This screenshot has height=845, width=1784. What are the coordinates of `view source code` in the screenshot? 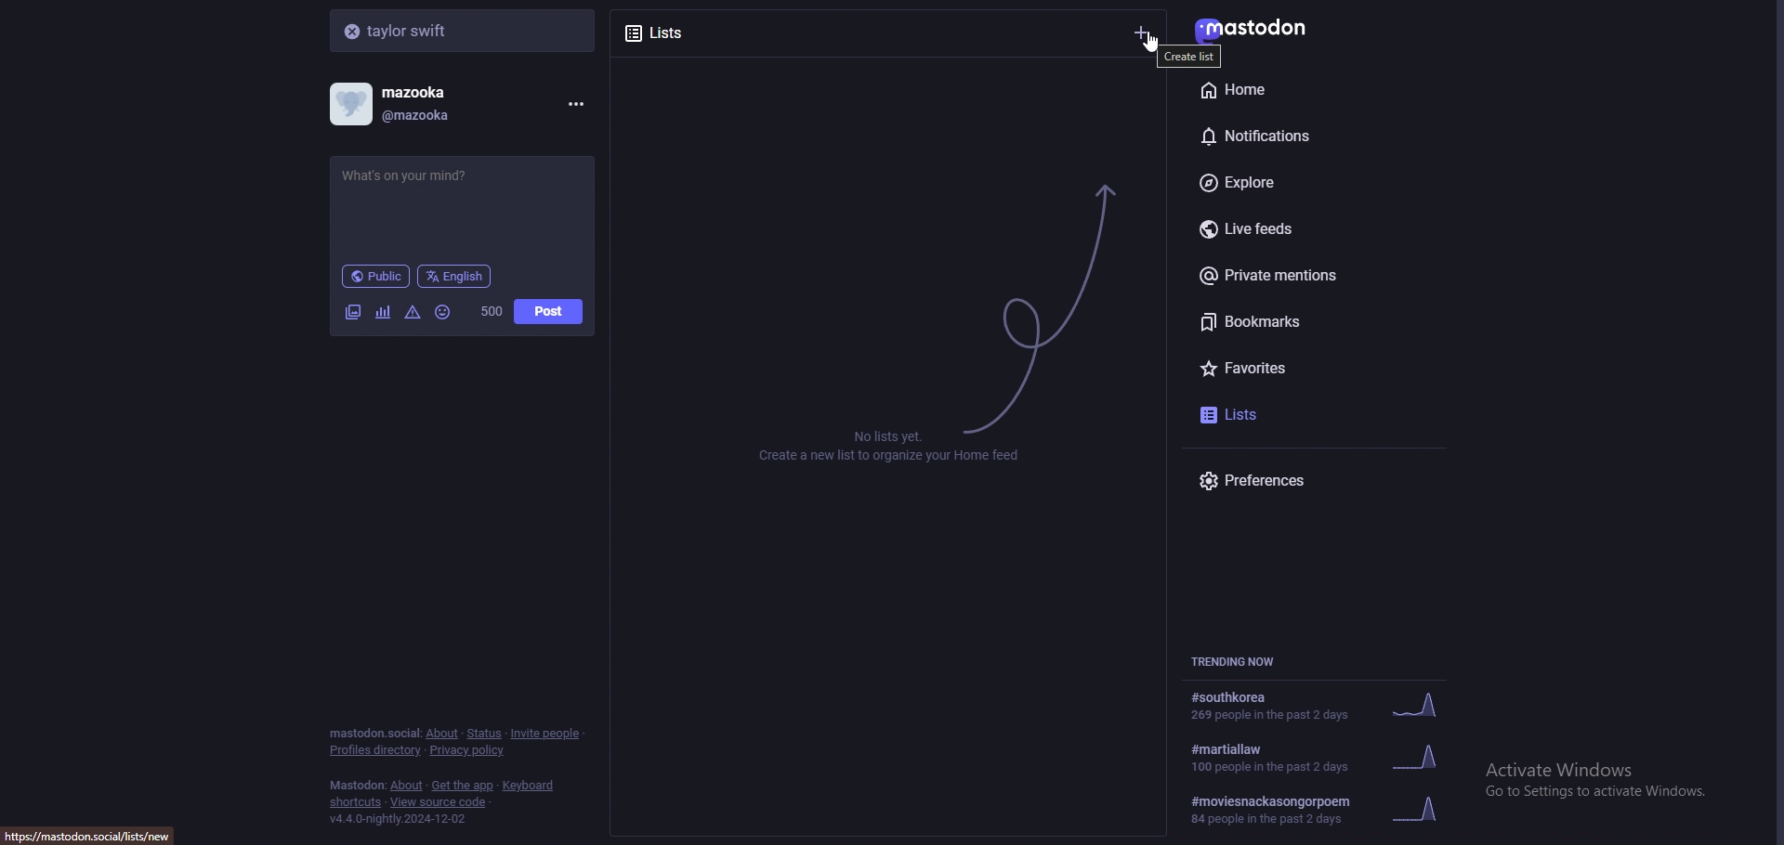 It's located at (439, 803).